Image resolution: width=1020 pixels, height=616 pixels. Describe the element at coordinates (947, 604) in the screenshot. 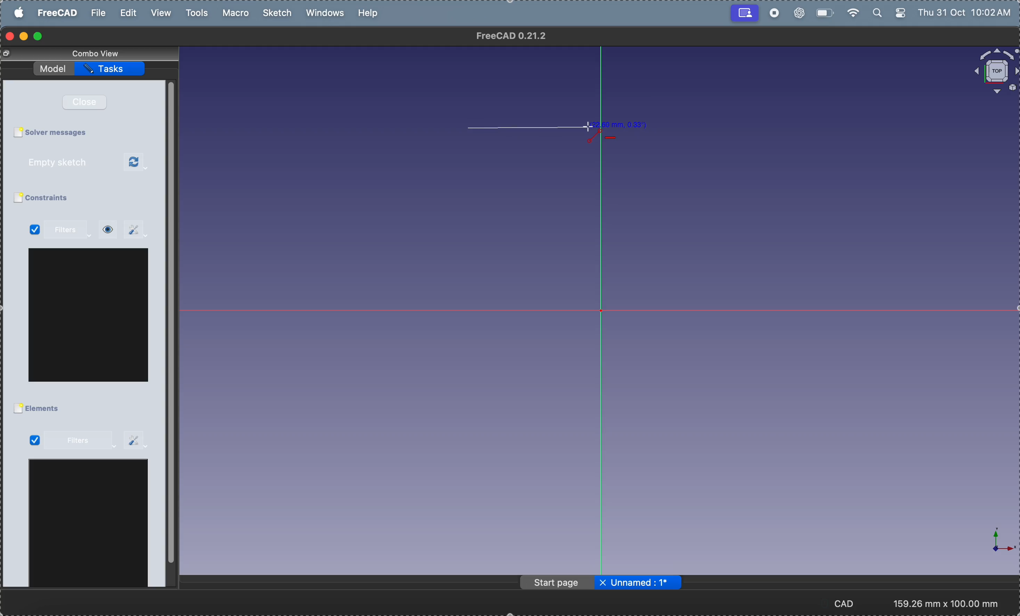

I see `193.17 mm x 100.00 mm` at that location.